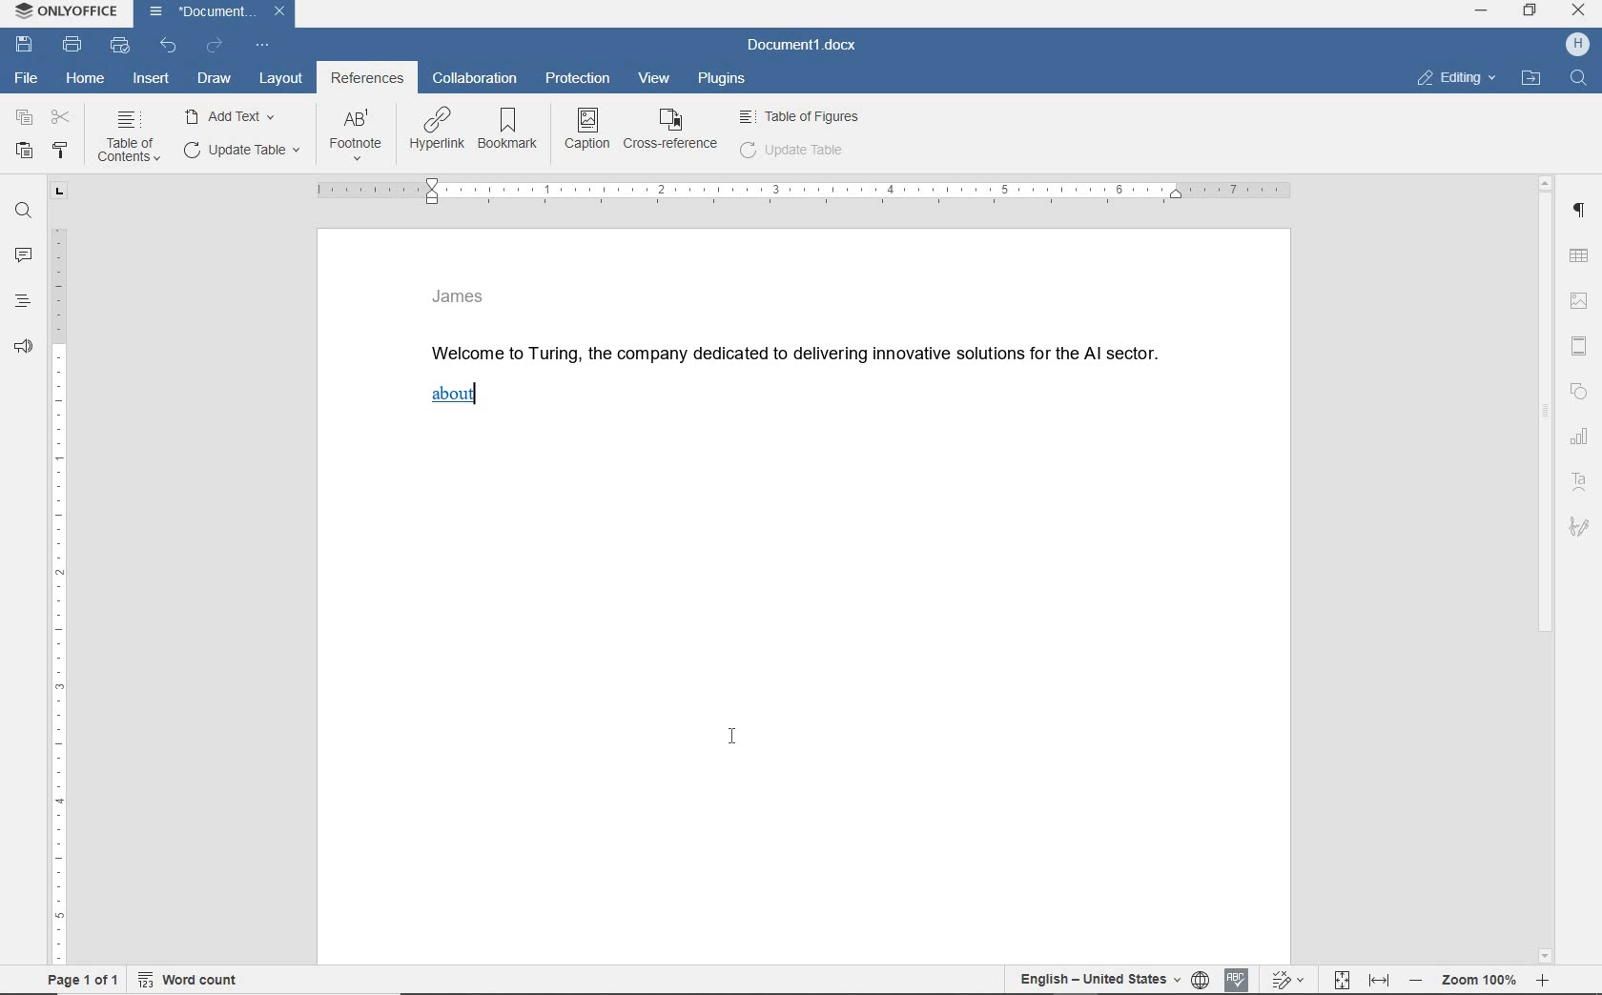 The image size is (1602, 995). I want to click on ruler, so click(57, 574).